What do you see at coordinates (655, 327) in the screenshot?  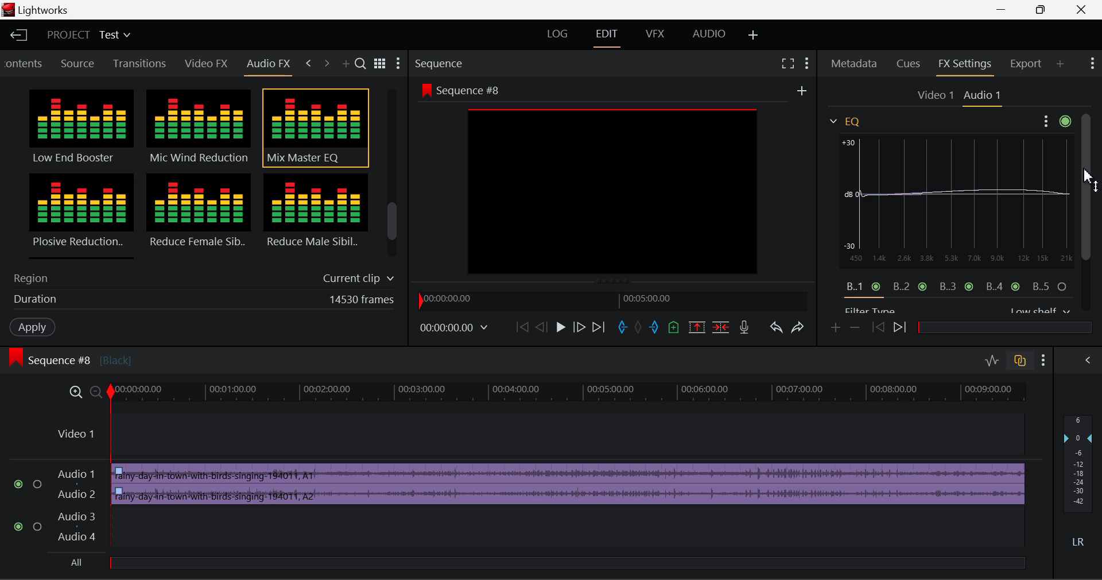 I see `Mart Out` at bounding box center [655, 327].